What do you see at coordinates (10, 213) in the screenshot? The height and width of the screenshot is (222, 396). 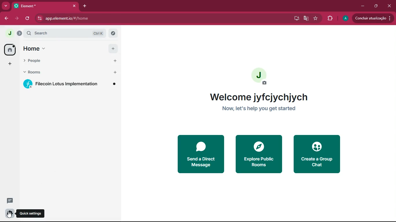 I see `quick settings` at bounding box center [10, 213].